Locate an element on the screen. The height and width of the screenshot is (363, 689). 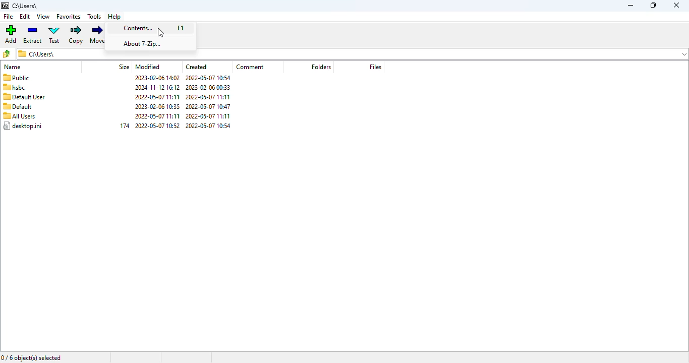
cursor is located at coordinates (161, 32).